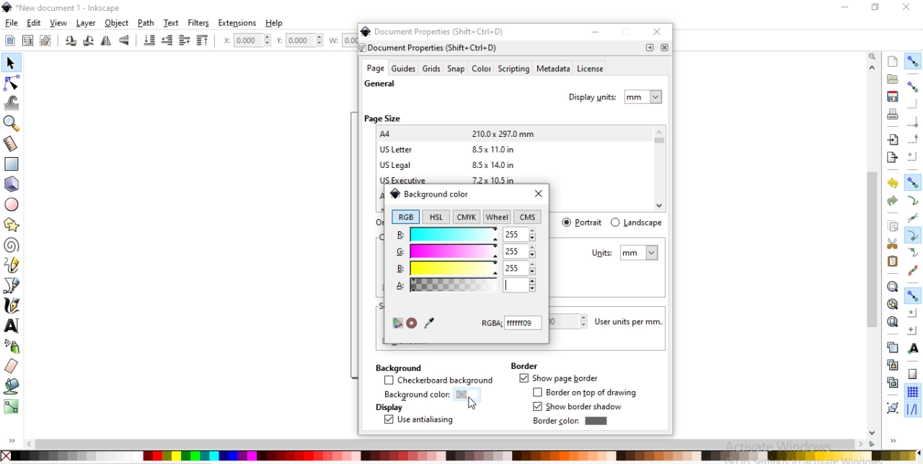  Describe the element at coordinates (25, 40) in the screenshot. I see `select all objects in all visible and unlocked layer` at that location.